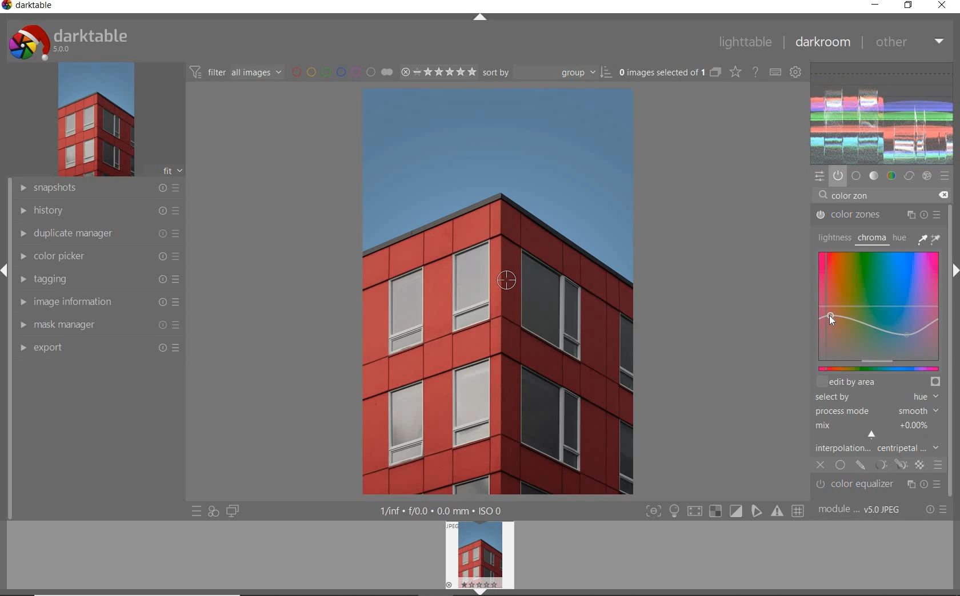 The width and height of the screenshot is (960, 596). I want to click on soft proofing, so click(737, 511).